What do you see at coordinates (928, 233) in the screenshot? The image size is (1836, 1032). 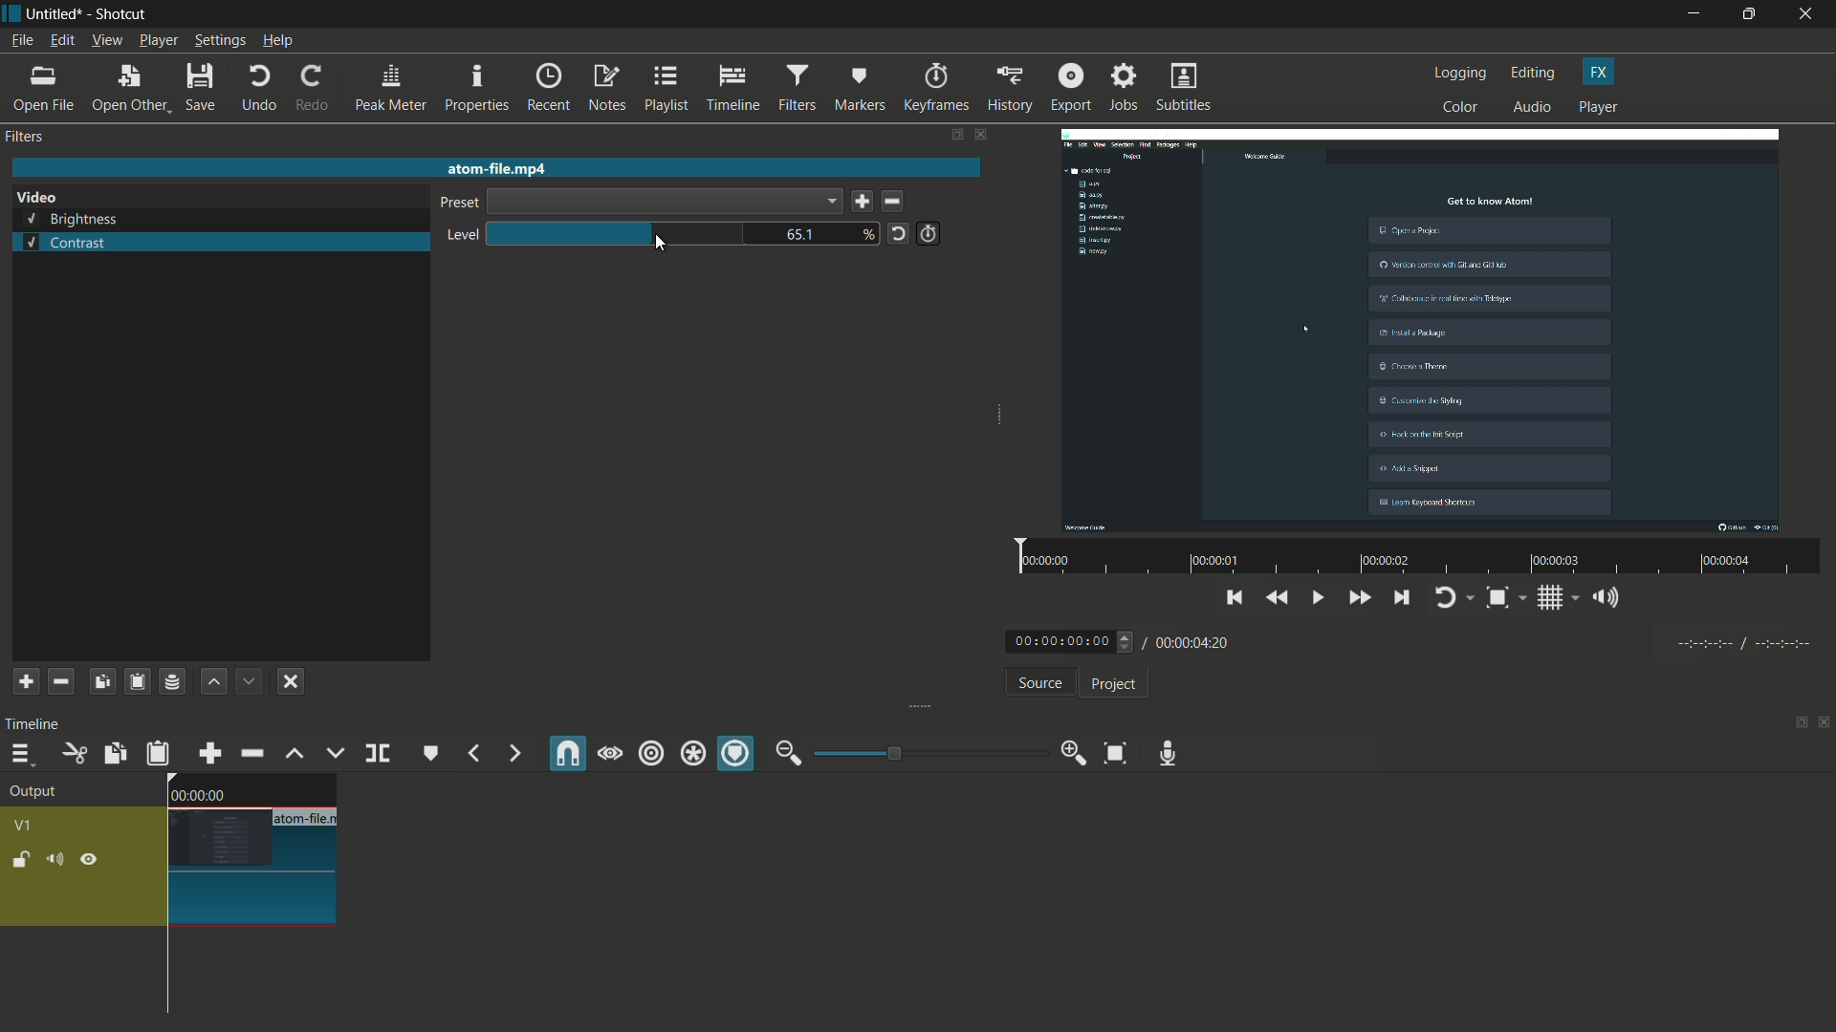 I see `use keyframes for this parameter` at bounding box center [928, 233].